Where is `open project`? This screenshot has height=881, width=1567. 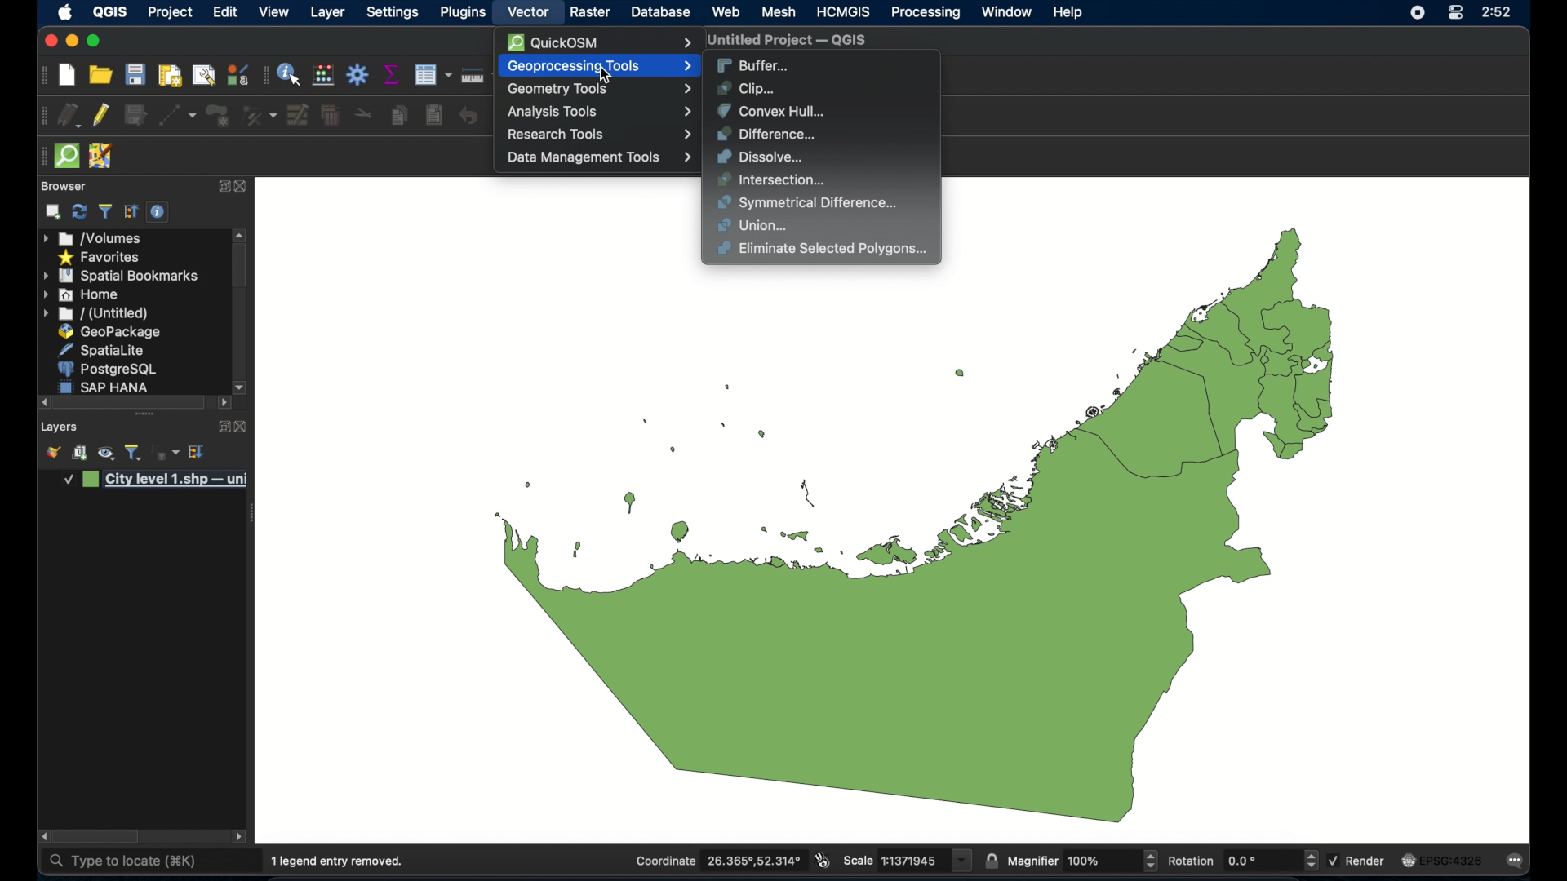
open project is located at coordinates (100, 74).